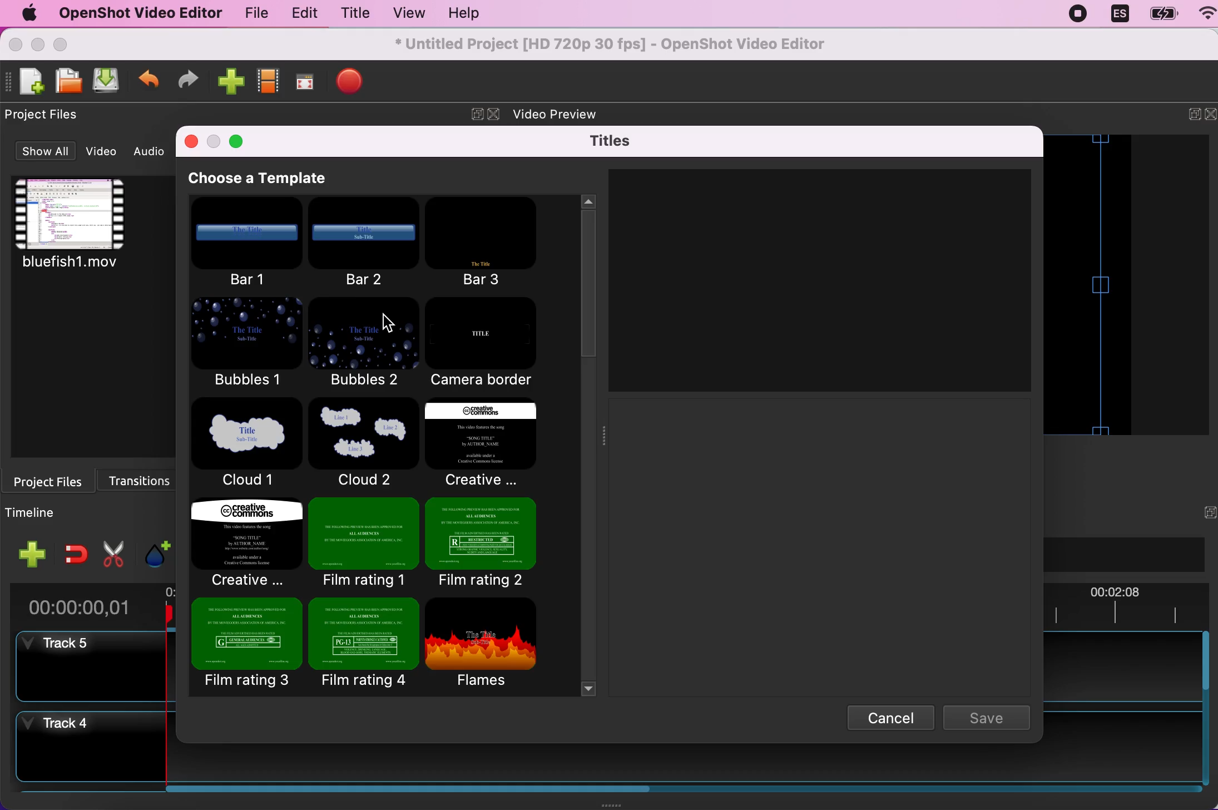 Image resolution: width=1218 pixels, height=810 pixels. I want to click on minimize, so click(37, 46).